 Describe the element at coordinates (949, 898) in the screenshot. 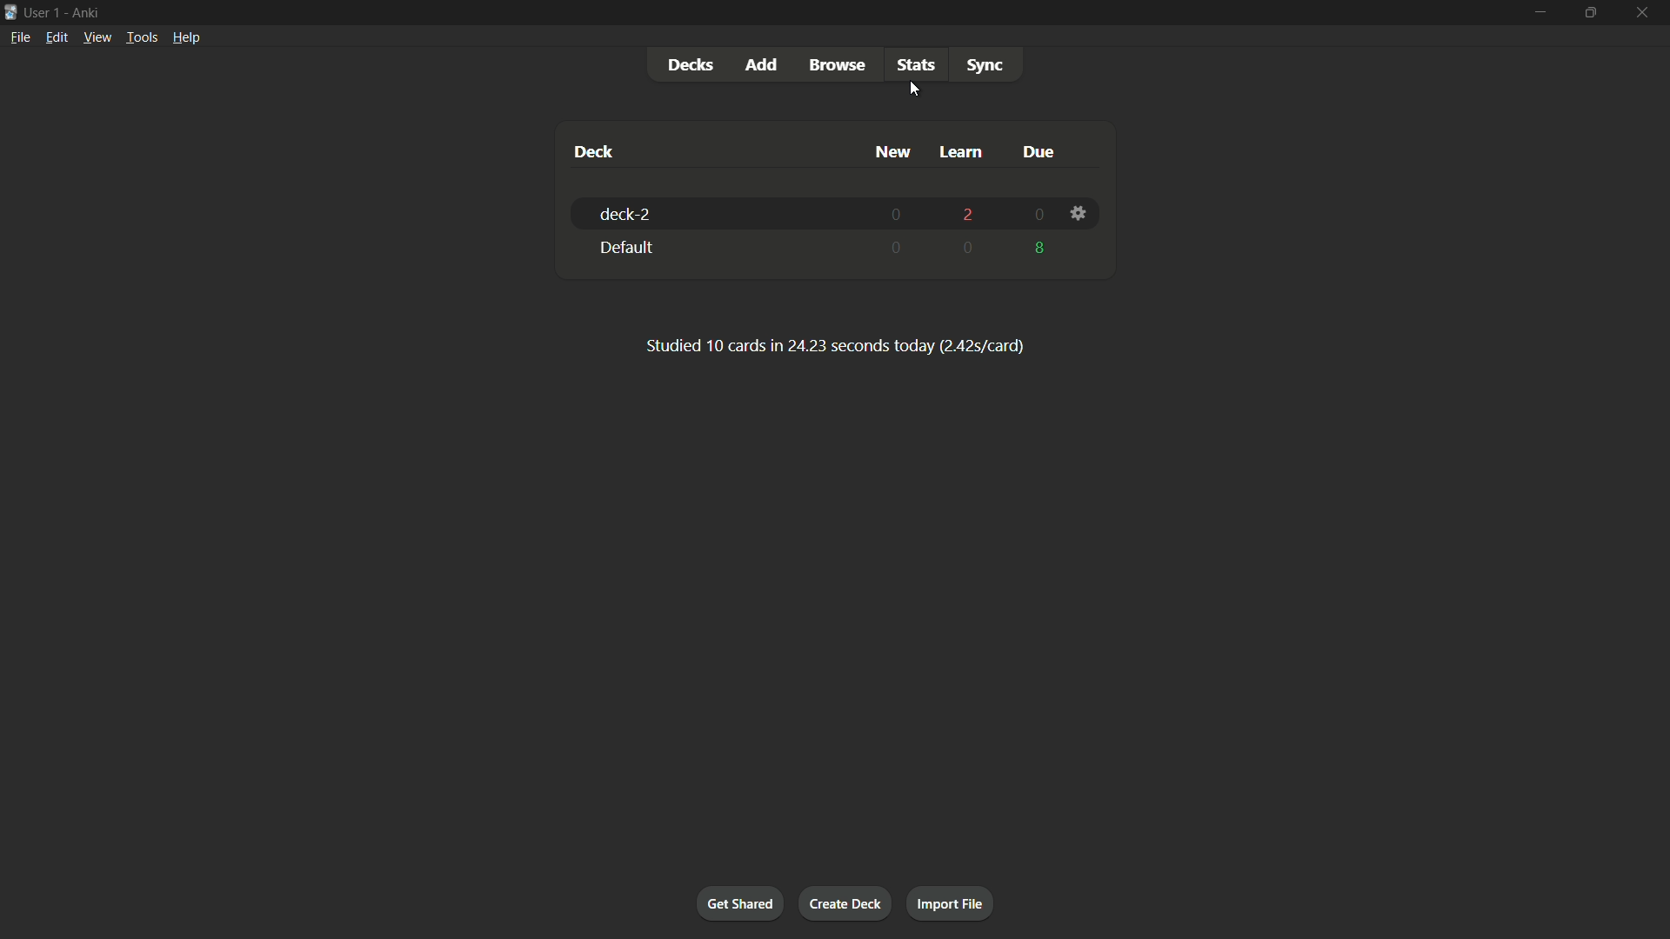

I see `Import file` at that location.